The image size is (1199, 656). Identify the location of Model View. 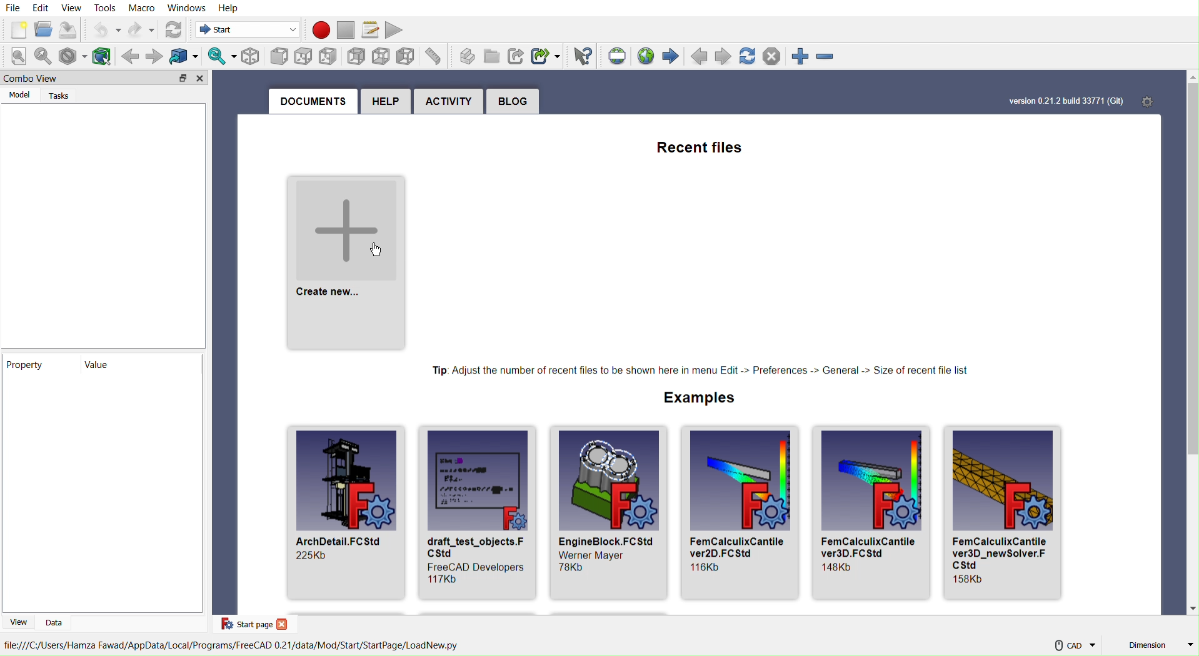
(101, 223).